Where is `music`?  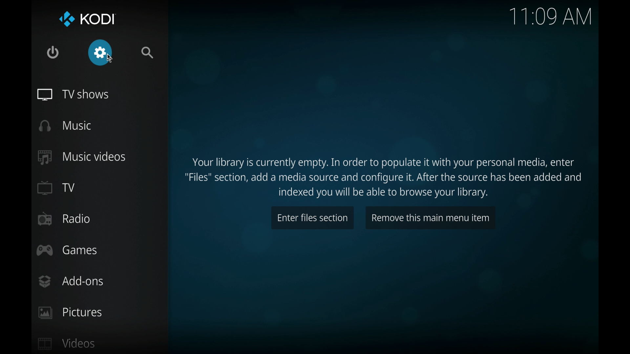 music is located at coordinates (65, 126).